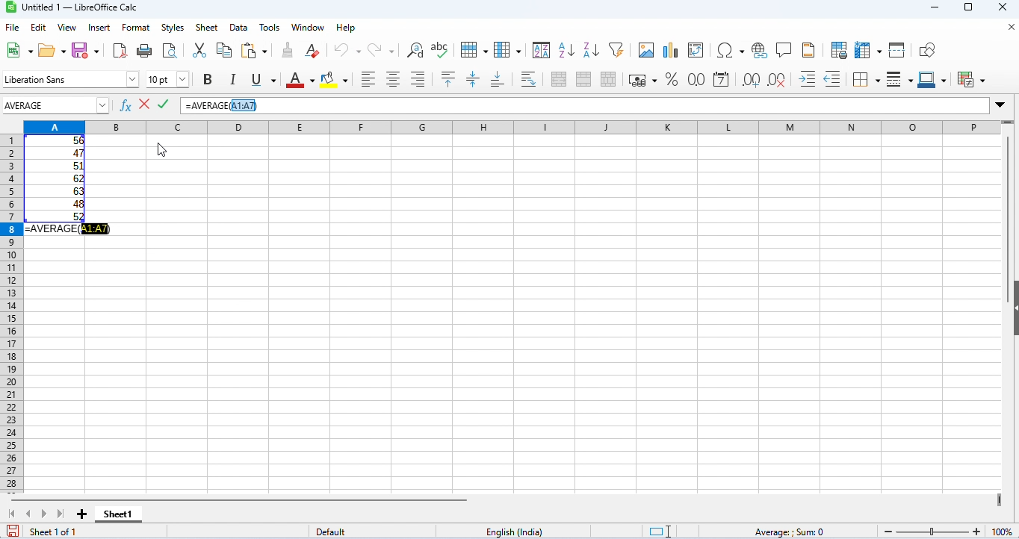 The height and width of the screenshot is (539, 1019). I want to click on edit, so click(39, 28).